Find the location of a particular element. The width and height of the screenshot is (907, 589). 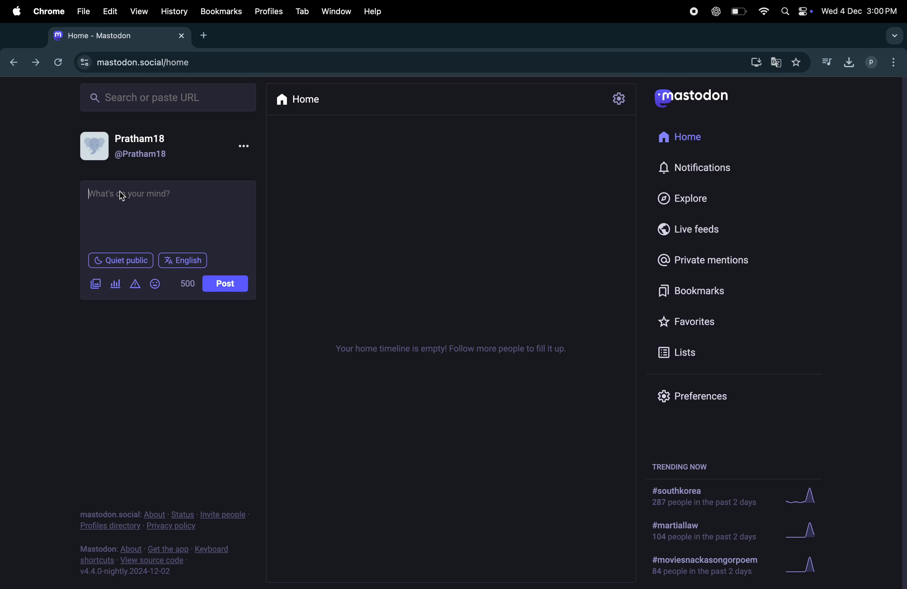

translate is located at coordinates (776, 61).